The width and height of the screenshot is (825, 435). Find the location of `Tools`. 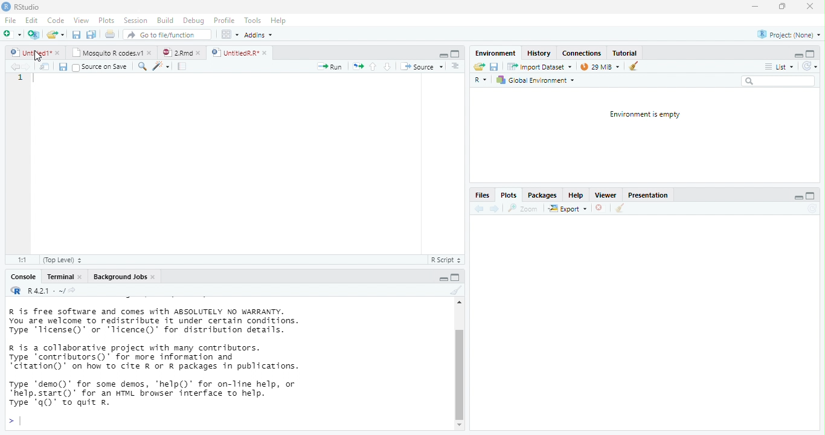

Tools is located at coordinates (253, 20).